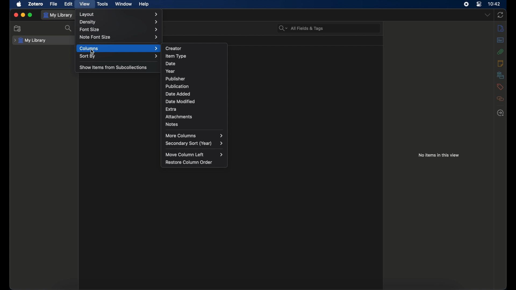 The width and height of the screenshot is (516, 290). I want to click on no items in this view, so click(439, 155).